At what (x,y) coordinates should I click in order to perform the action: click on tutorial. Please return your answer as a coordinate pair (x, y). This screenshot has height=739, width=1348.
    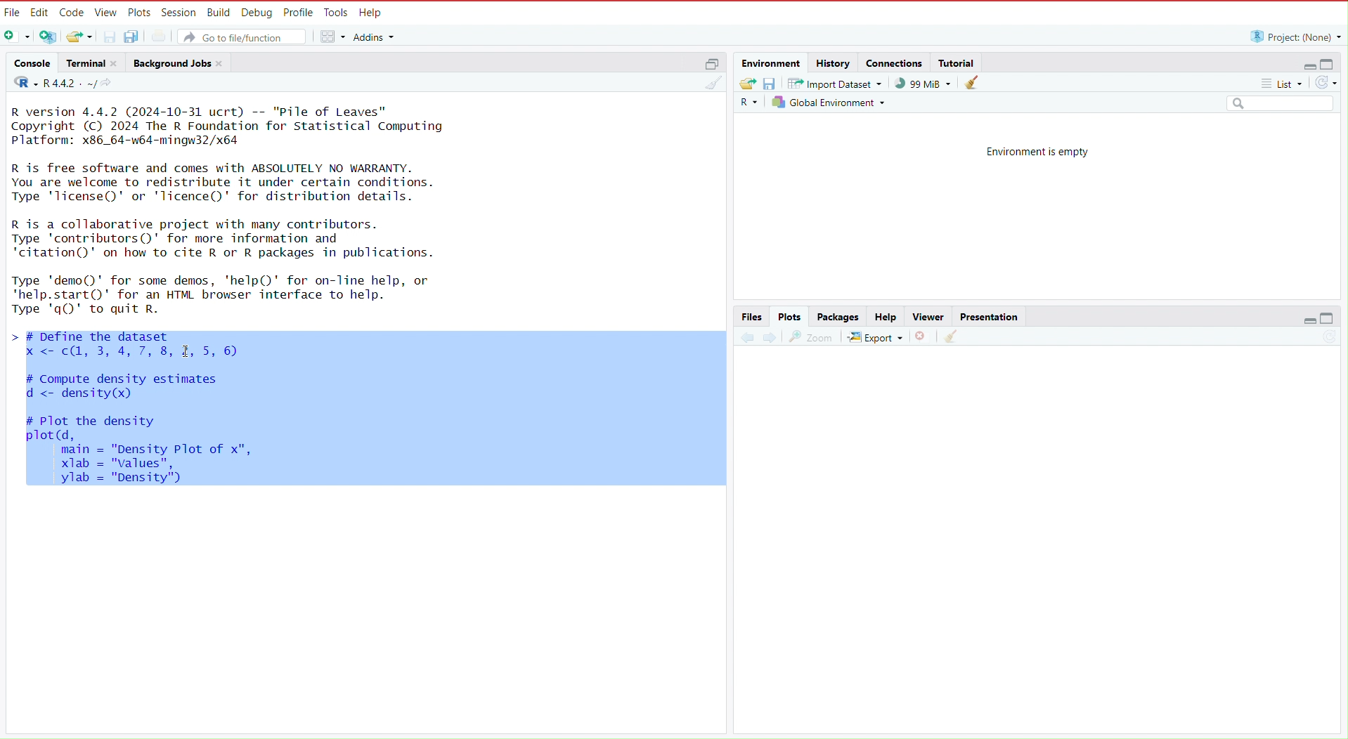
    Looking at the image, I should click on (957, 60).